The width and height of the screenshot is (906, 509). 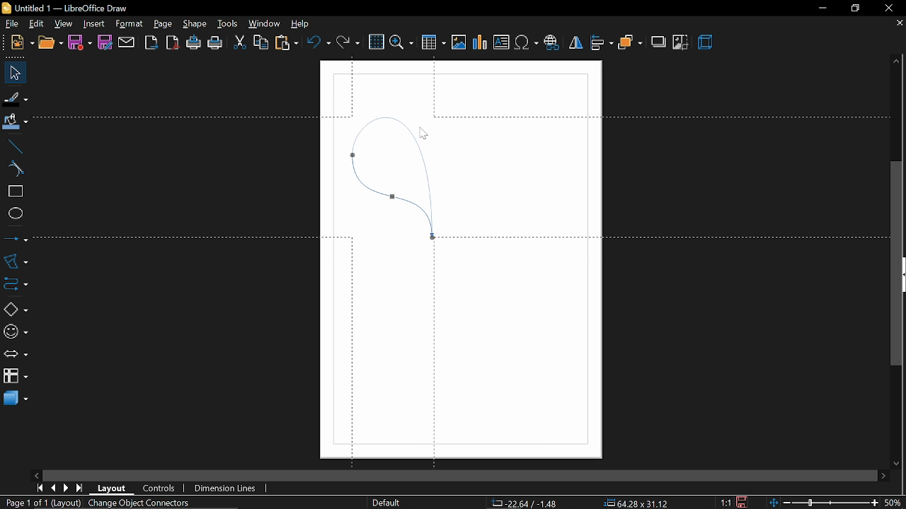 What do you see at coordinates (226, 23) in the screenshot?
I see `tools` at bounding box center [226, 23].